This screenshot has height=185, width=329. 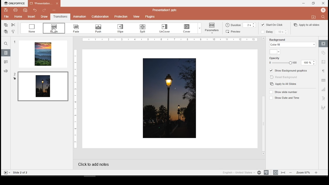 I want to click on opacity, so click(x=292, y=62).